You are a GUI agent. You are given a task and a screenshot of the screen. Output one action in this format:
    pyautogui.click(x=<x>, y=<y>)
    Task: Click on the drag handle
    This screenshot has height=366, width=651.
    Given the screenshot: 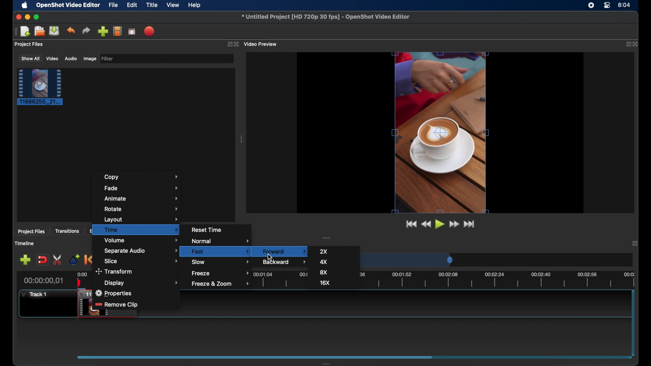 What is the action you would take?
    pyautogui.click(x=327, y=238)
    